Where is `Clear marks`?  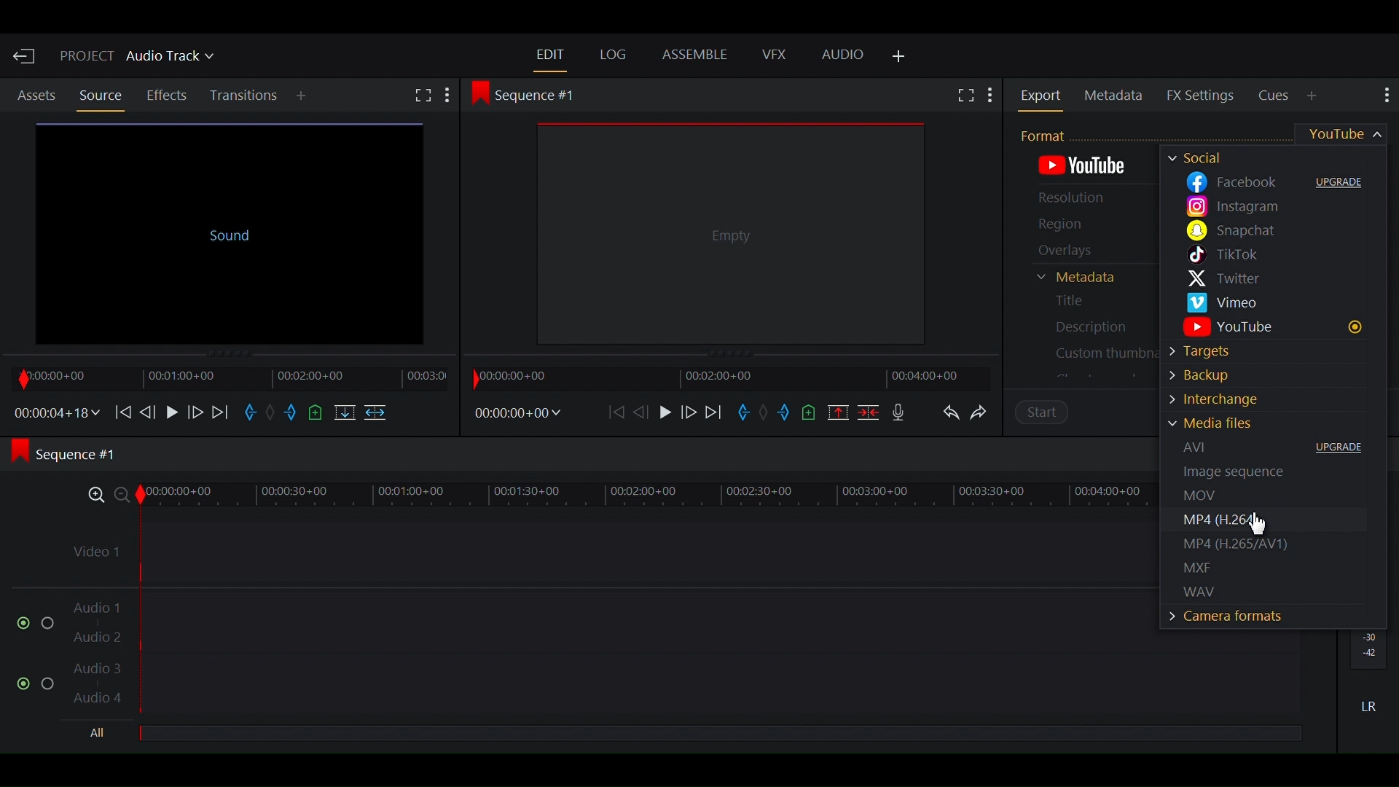 Clear marks is located at coordinates (274, 414).